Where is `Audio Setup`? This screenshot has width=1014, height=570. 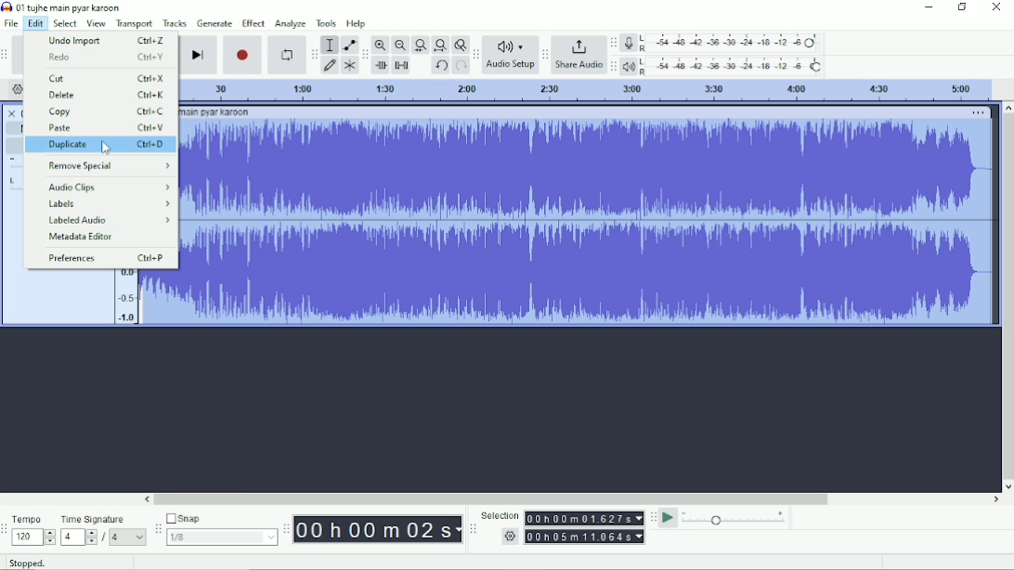
Audio Setup is located at coordinates (510, 55).